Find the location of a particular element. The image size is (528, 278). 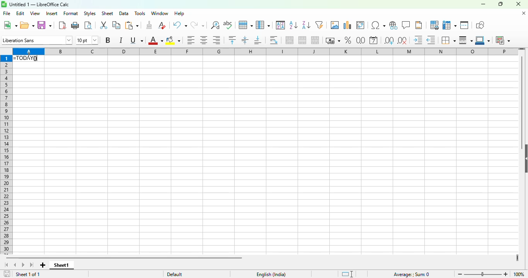

insert chart is located at coordinates (347, 25).